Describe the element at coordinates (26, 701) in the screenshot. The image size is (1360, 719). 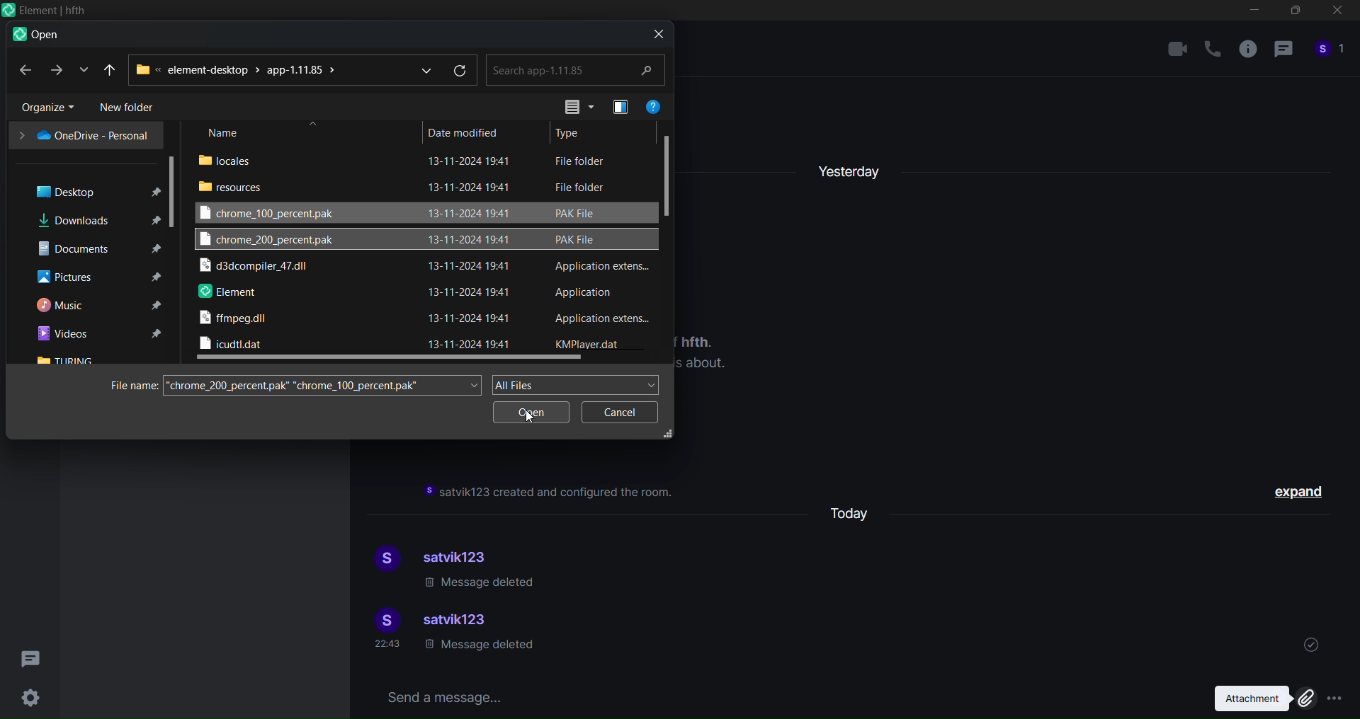
I see `Settings` at that location.